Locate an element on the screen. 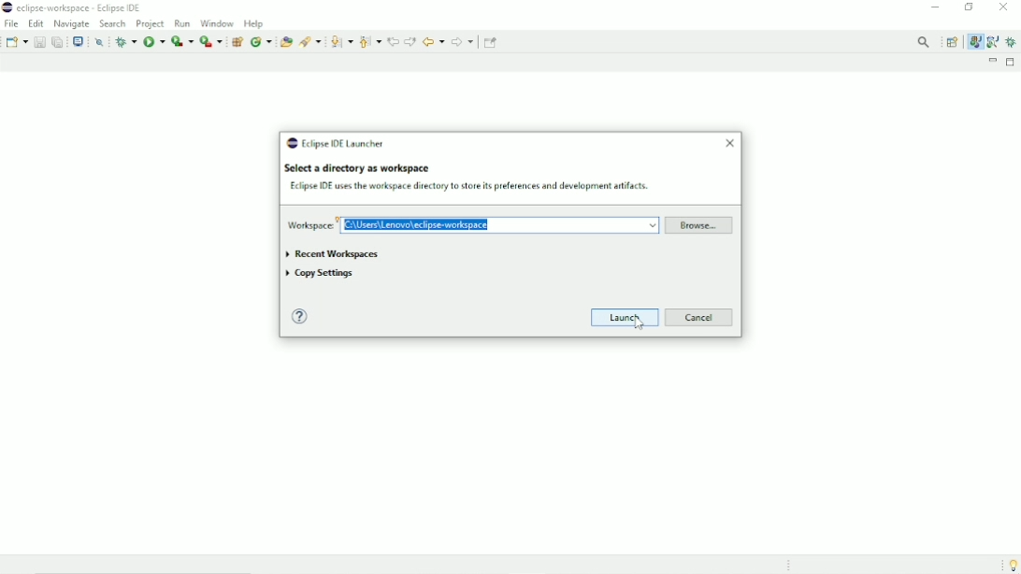 This screenshot has height=574, width=1021. Search is located at coordinates (112, 24).